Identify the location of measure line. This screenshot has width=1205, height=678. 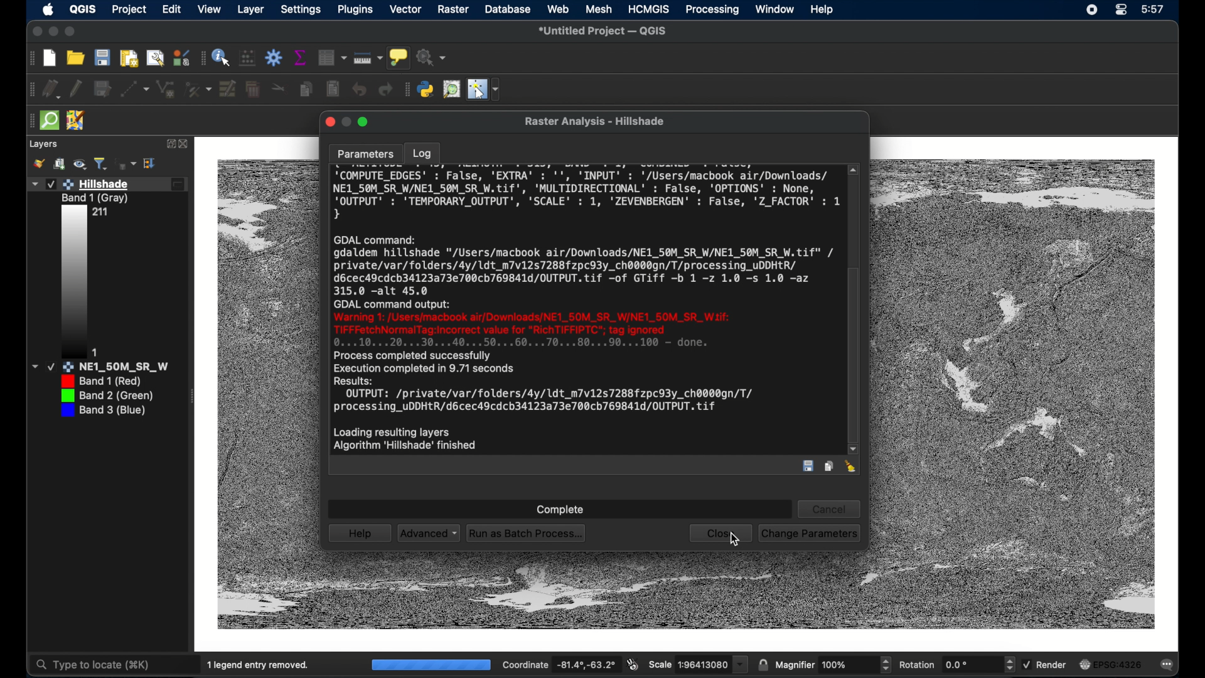
(367, 58).